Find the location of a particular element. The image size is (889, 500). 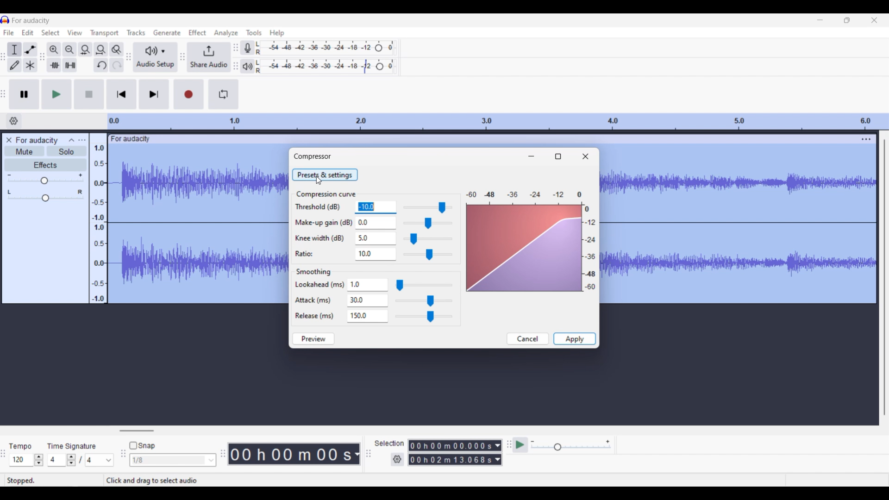

Stop is located at coordinates (89, 94).